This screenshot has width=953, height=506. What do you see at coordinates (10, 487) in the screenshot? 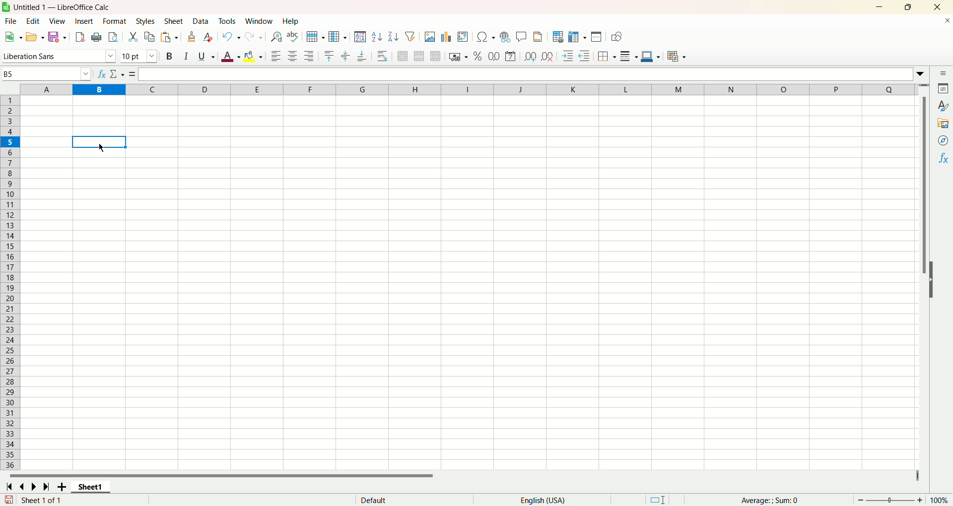
I see `scroll to first sheet` at bounding box center [10, 487].